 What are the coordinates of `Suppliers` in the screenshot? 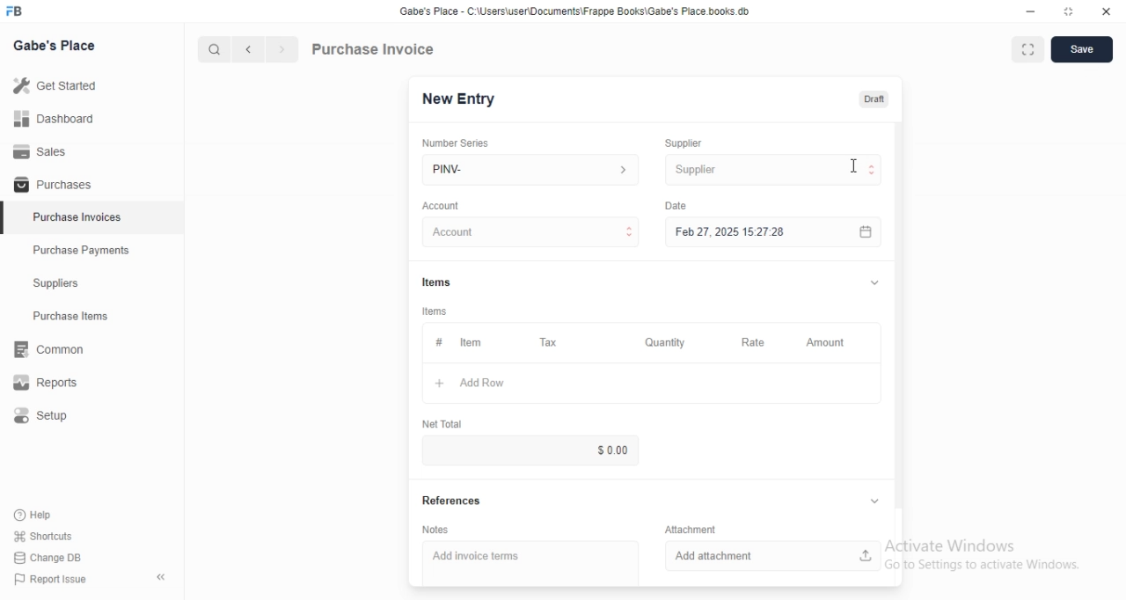 It's located at (91, 282).